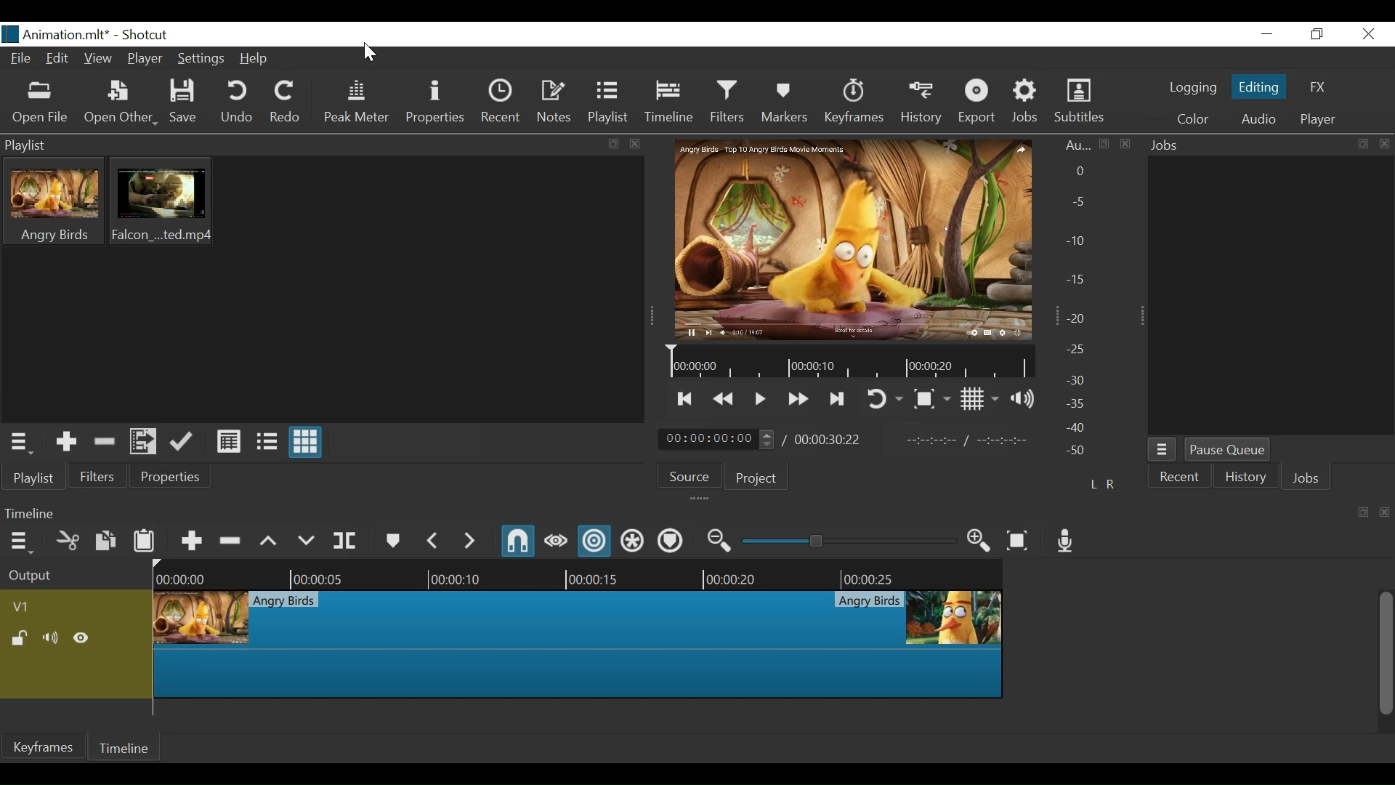 This screenshot has height=785, width=1395. I want to click on Record Audio, so click(1066, 542).